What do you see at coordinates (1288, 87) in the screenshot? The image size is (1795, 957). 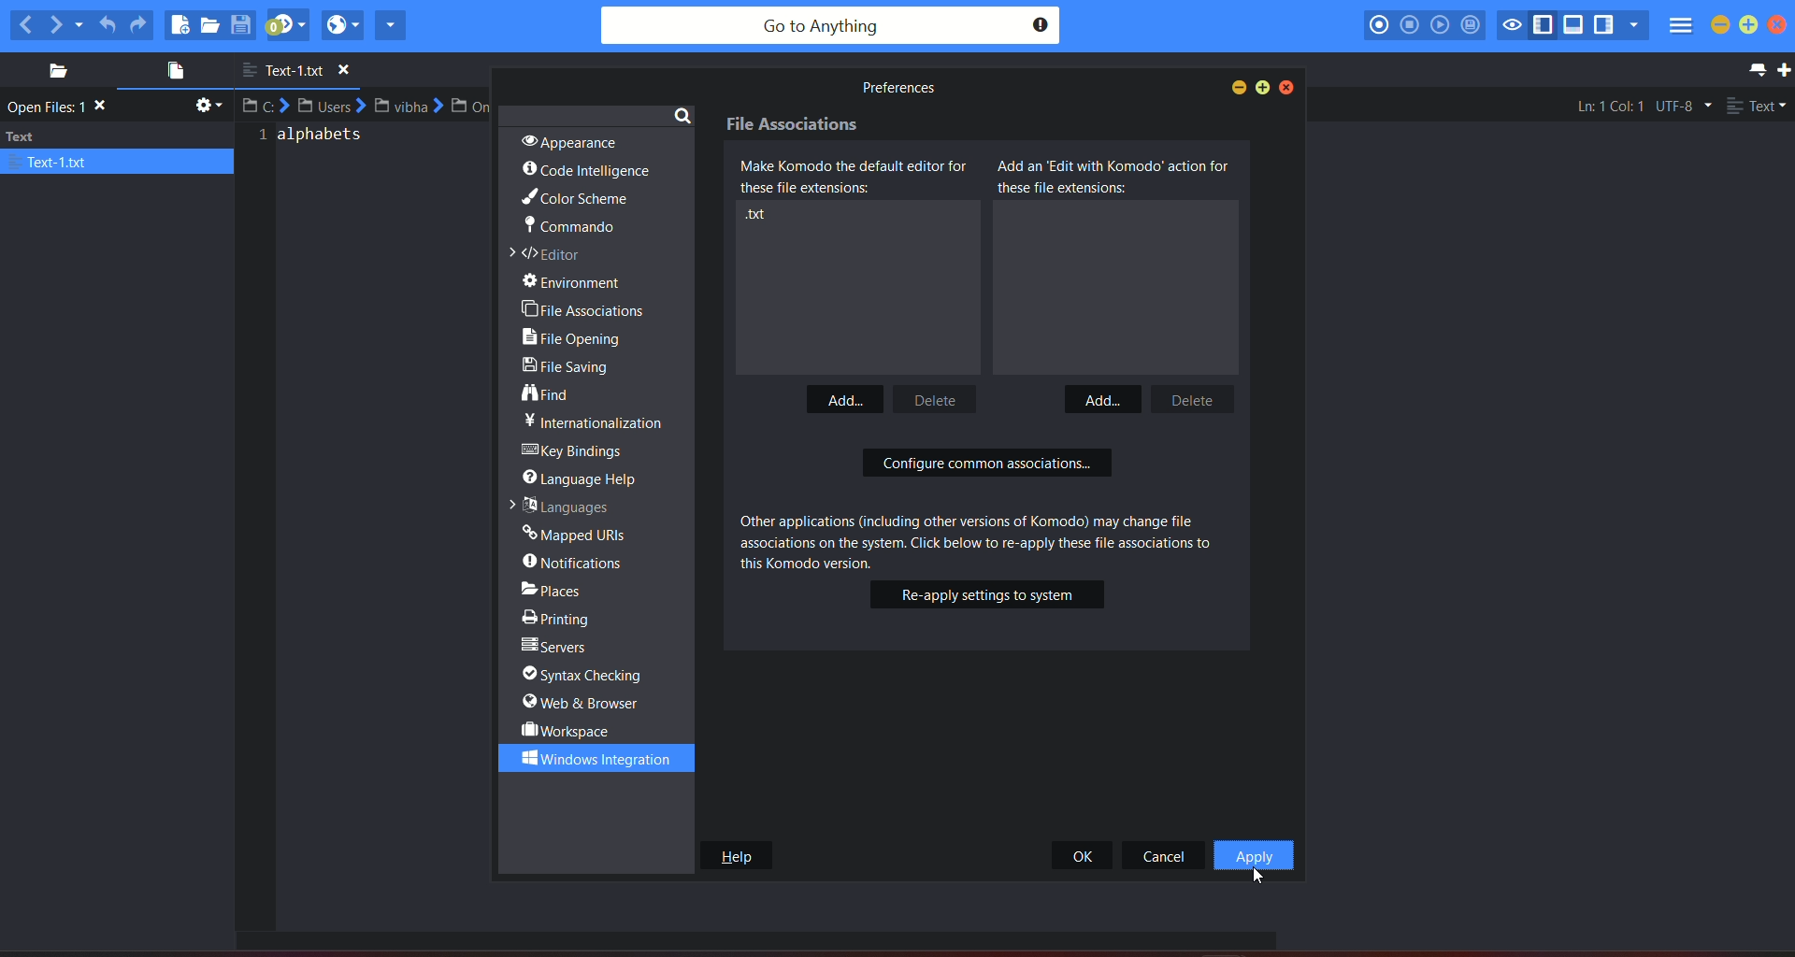 I see `close` at bounding box center [1288, 87].